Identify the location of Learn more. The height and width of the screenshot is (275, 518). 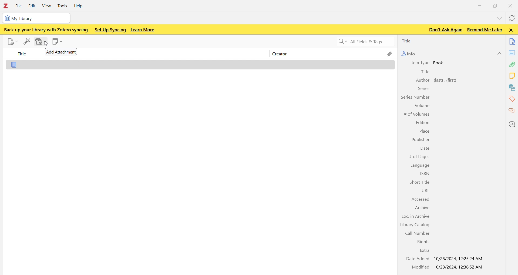
(143, 29).